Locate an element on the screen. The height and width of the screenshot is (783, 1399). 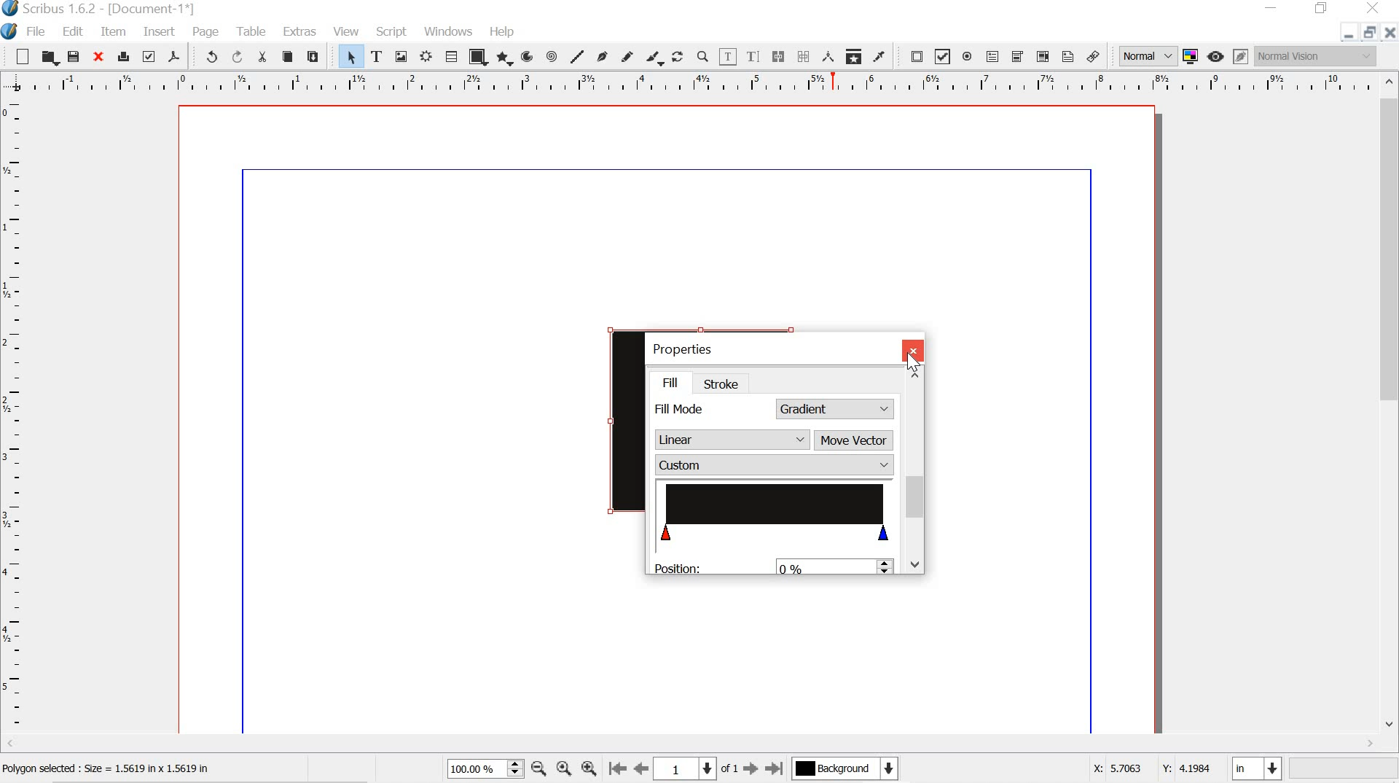
line is located at coordinates (577, 56).